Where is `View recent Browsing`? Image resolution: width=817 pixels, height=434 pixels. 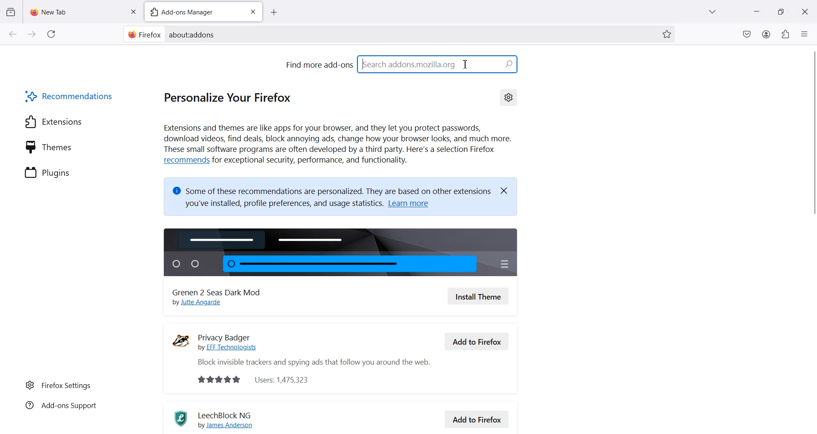 View recent Browsing is located at coordinates (11, 12).